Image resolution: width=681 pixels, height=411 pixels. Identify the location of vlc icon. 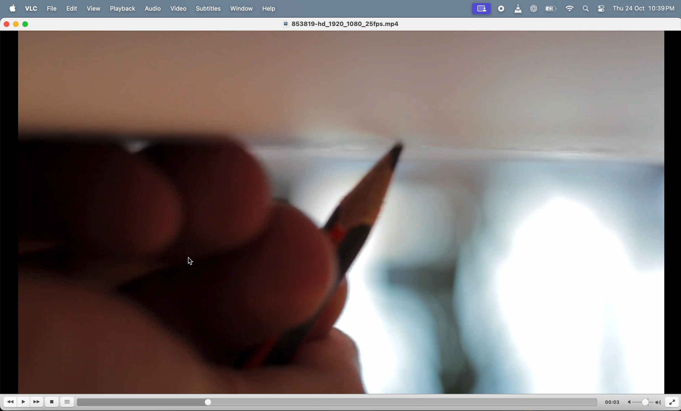
(518, 9).